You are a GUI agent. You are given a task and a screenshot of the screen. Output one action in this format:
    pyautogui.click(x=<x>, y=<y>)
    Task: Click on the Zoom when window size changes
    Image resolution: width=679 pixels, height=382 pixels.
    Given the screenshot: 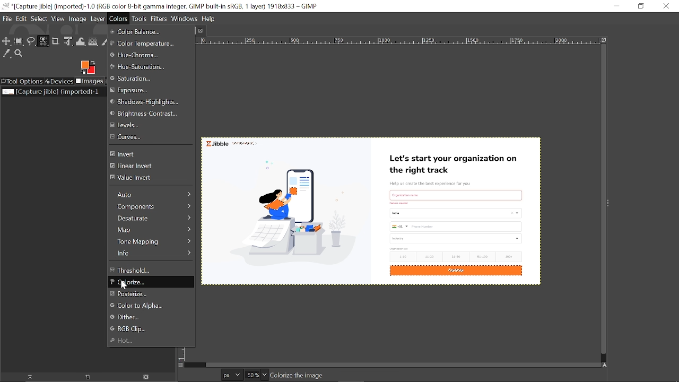 What is the action you would take?
    pyautogui.click(x=603, y=41)
    